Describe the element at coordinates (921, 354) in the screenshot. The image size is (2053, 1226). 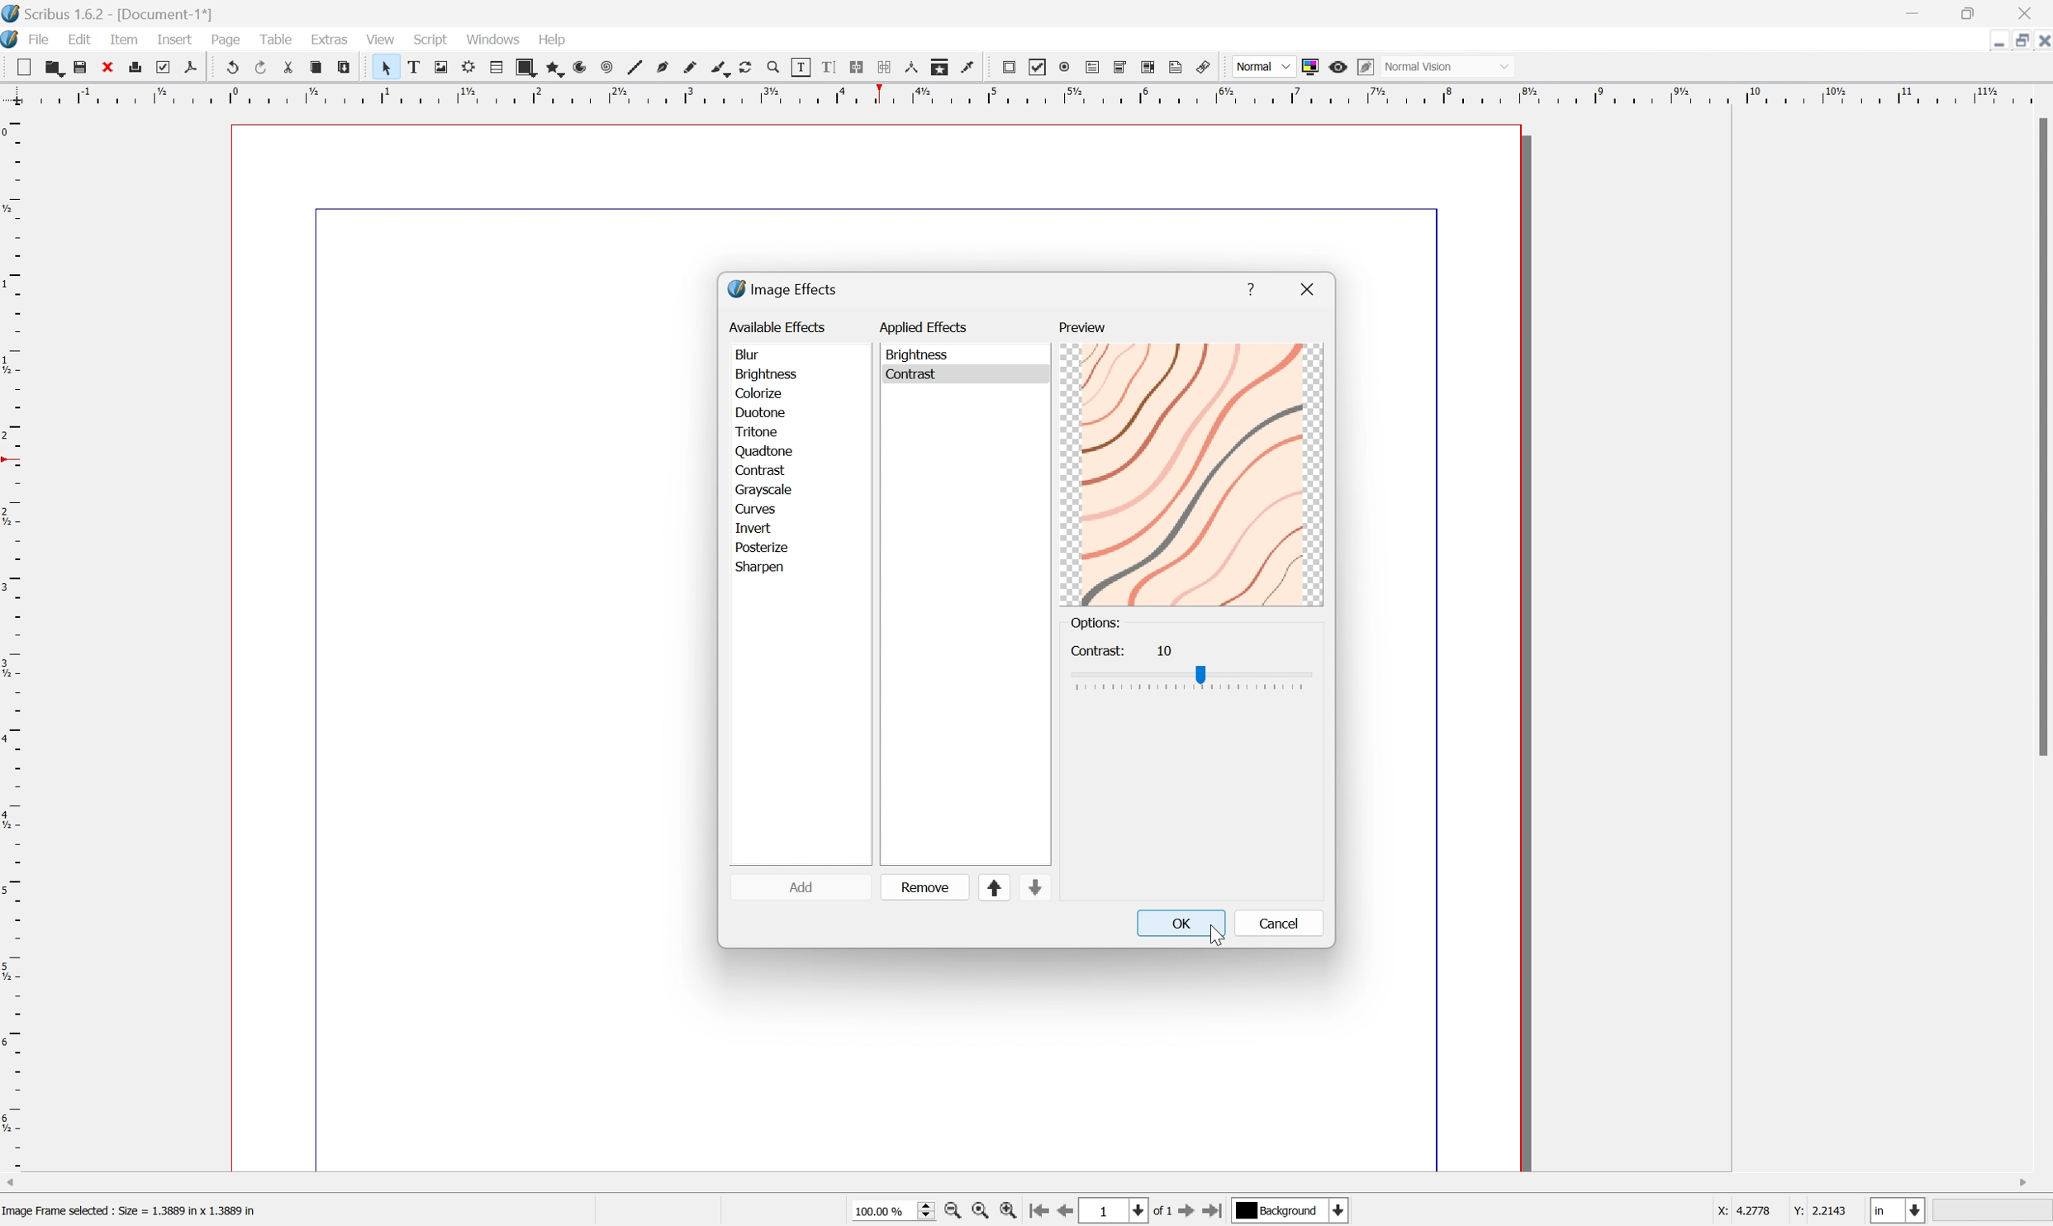
I see `brightness` at that location.